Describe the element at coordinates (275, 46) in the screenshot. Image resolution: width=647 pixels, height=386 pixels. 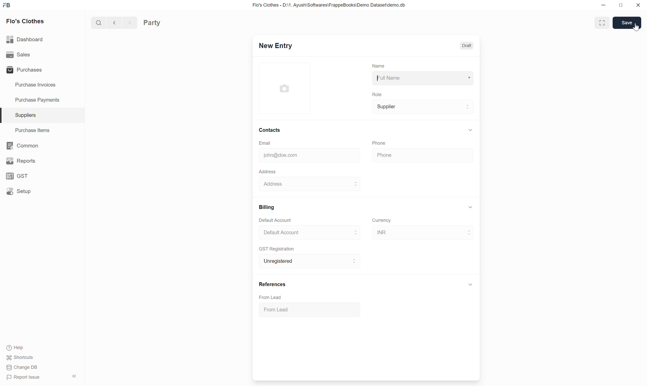
I see `New Entry` at that location.